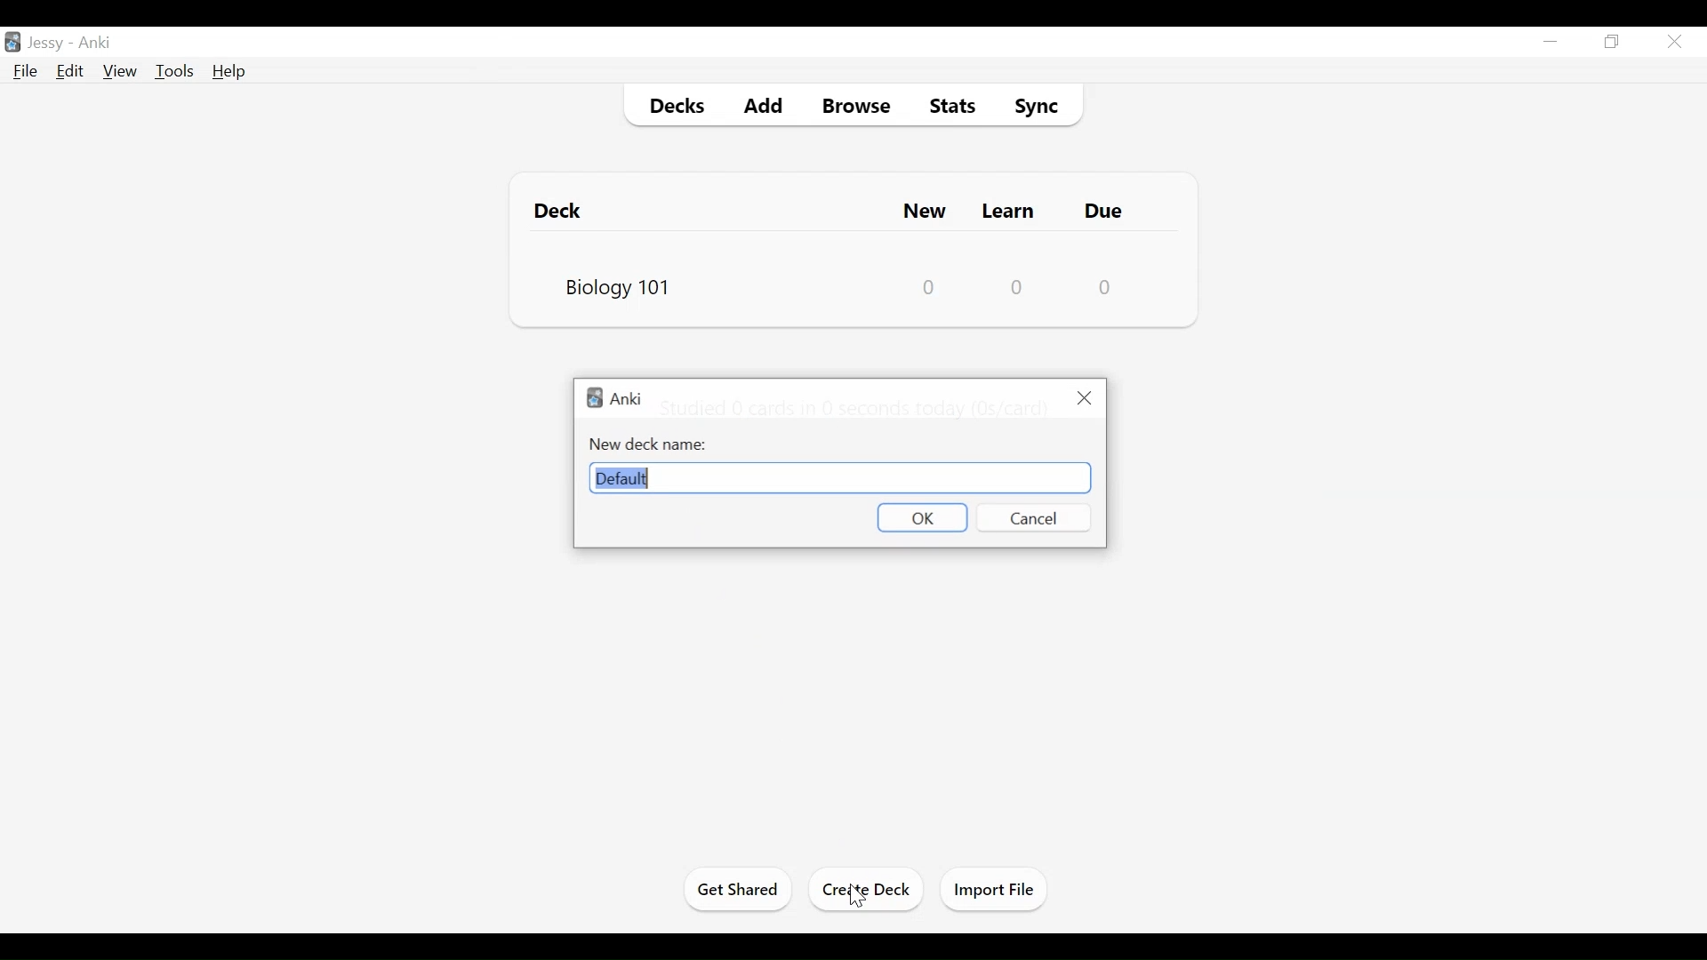  Describe the element at coordinates (1674, 42) in the screenshot. I see `Close` at that location.